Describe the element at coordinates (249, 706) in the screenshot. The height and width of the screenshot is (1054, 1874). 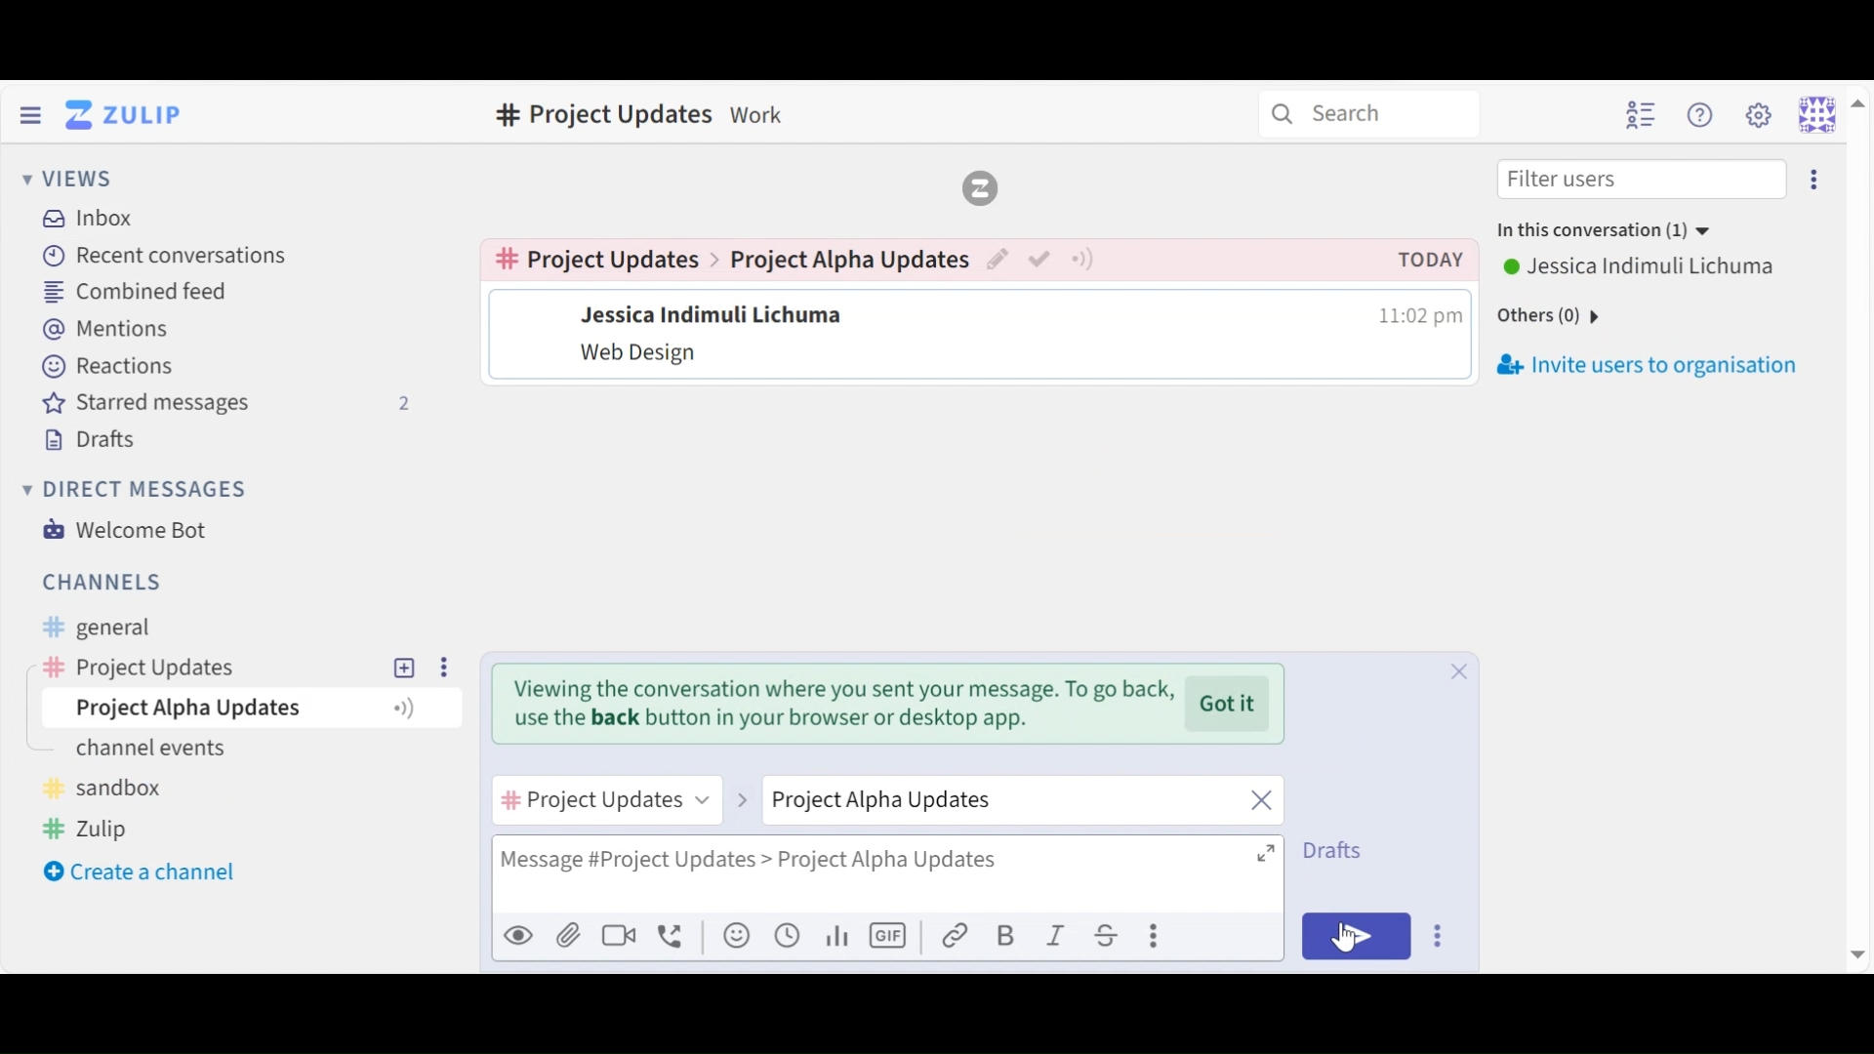
I see `Topic Name` at that location.